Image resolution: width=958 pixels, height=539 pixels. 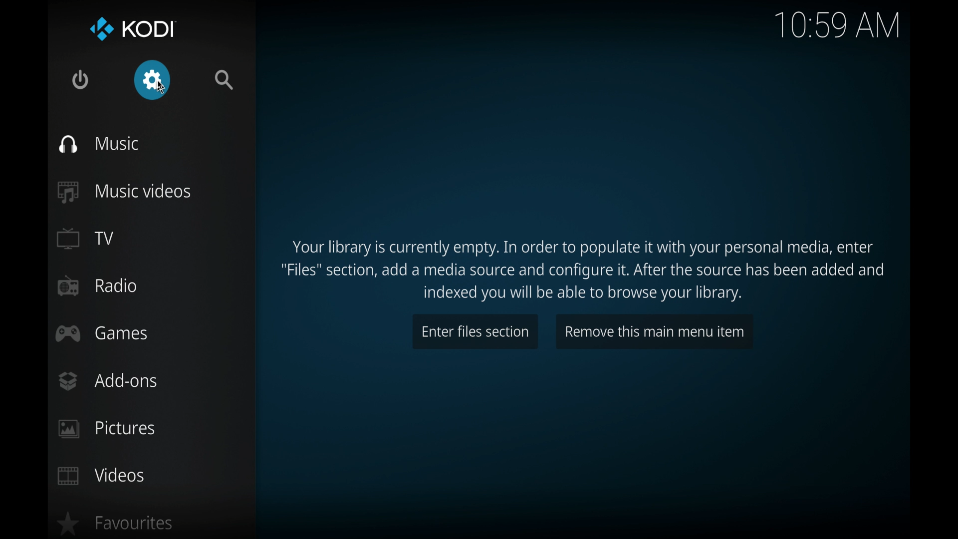 What do you see at coordinates (655, 331) in the screenshot?
I see `remove this main menu item` at bounding box center [655, 331].